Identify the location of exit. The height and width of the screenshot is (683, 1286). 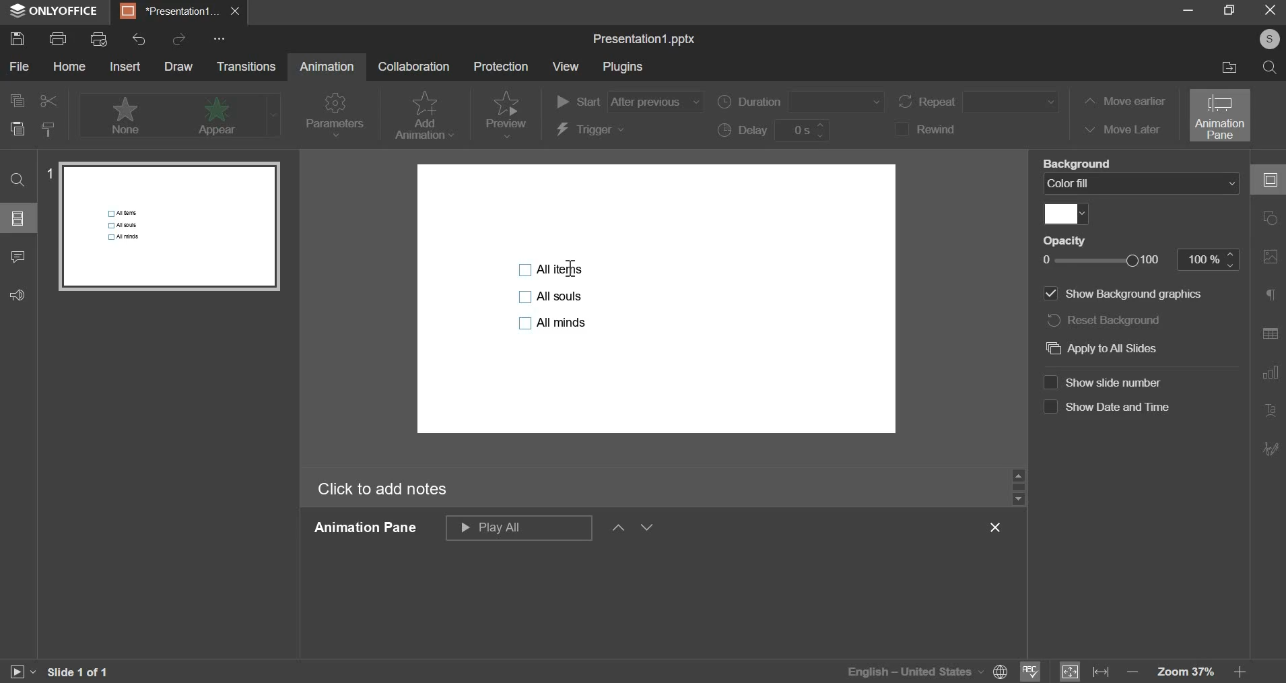
(995, 527).